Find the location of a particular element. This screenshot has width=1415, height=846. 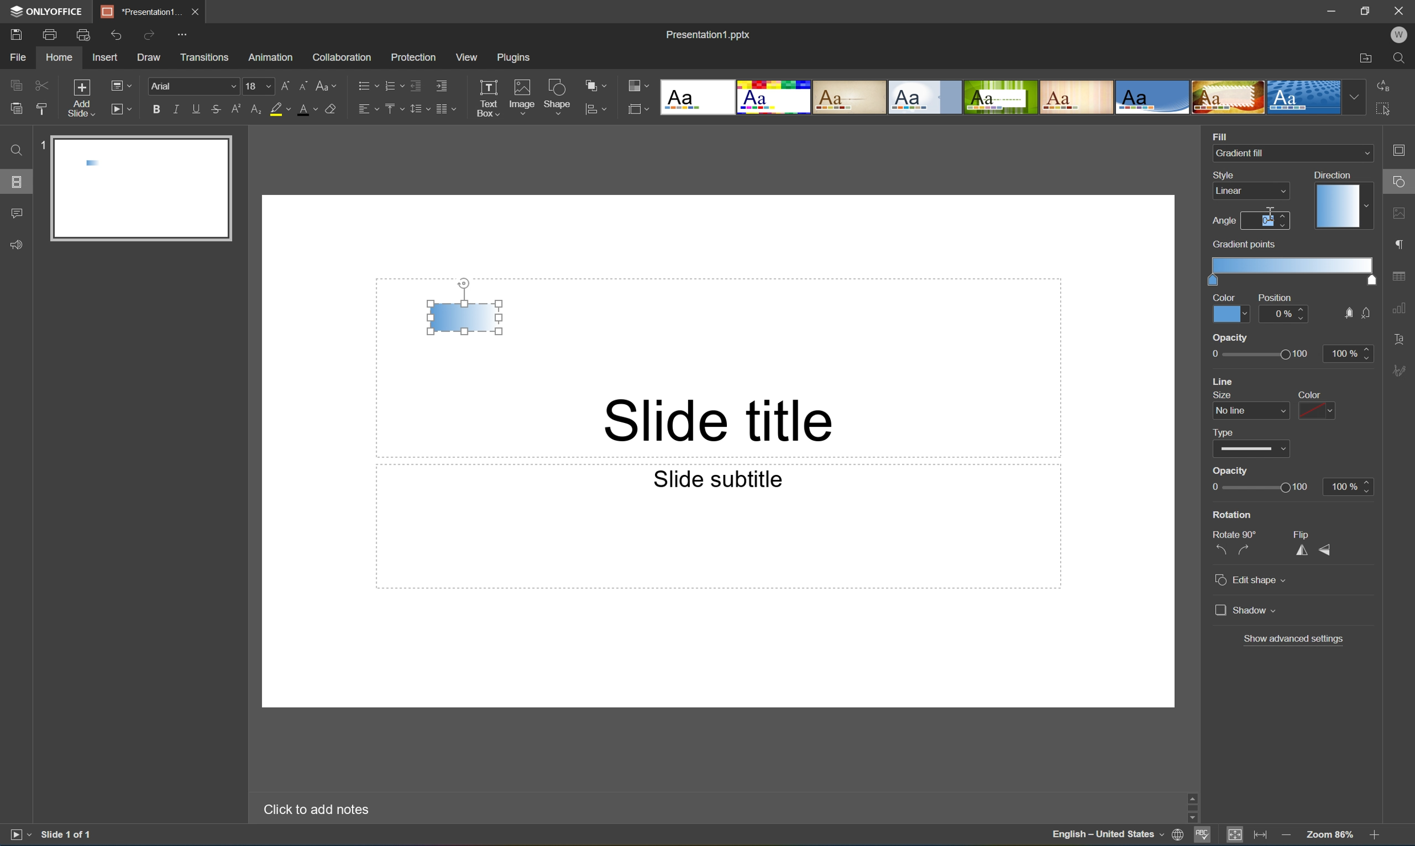

Rotate 90° is located at coordinates (1236, 533).